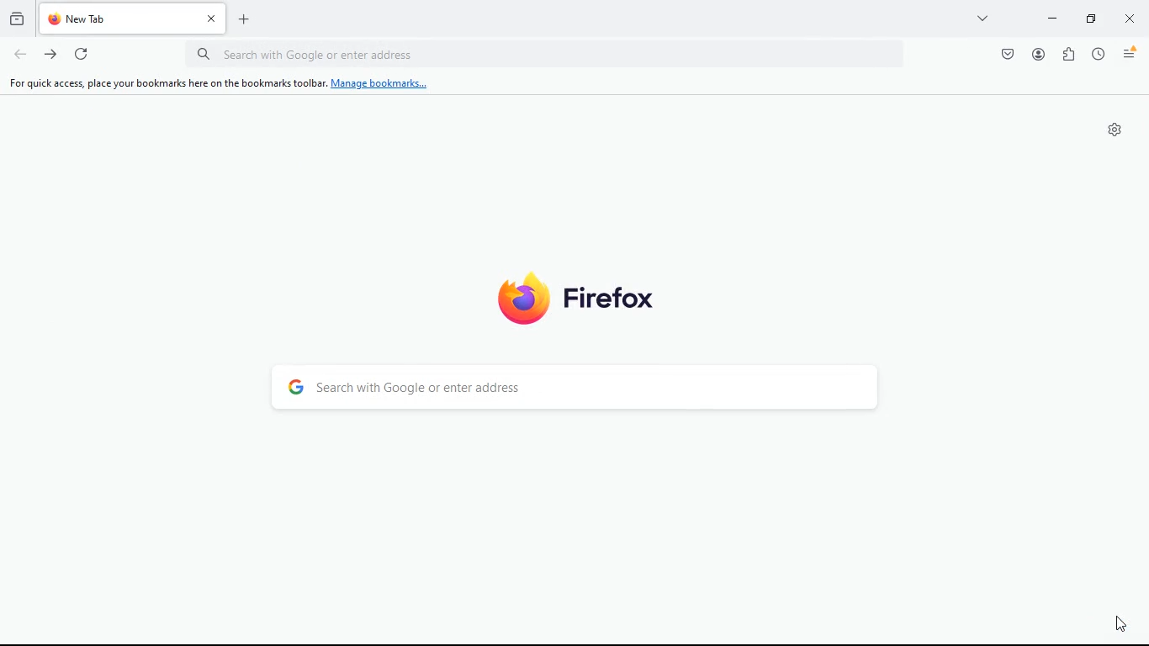 The image size is (1149, 646). Describe the element at coordinates (1088, 18) in the screenshot. I see `maximize` at that location.